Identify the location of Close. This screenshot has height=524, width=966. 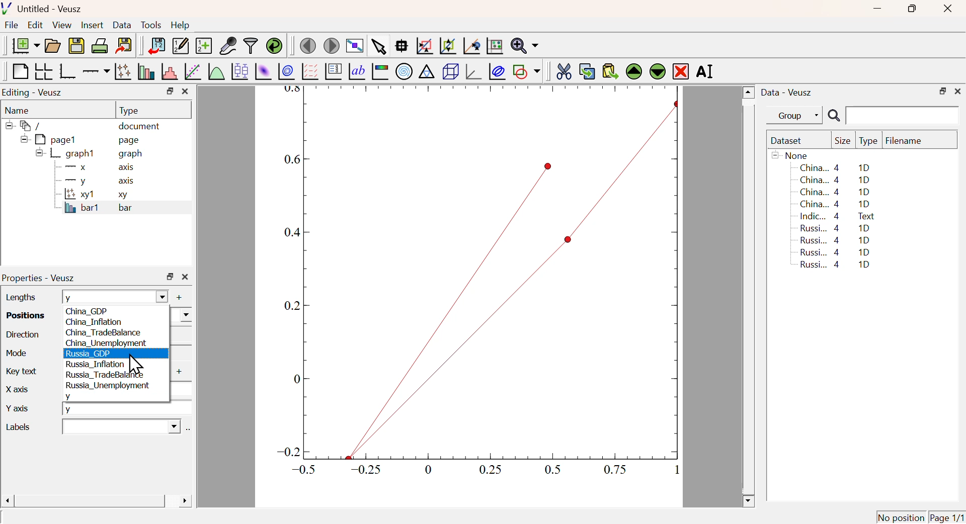
(185, 92).